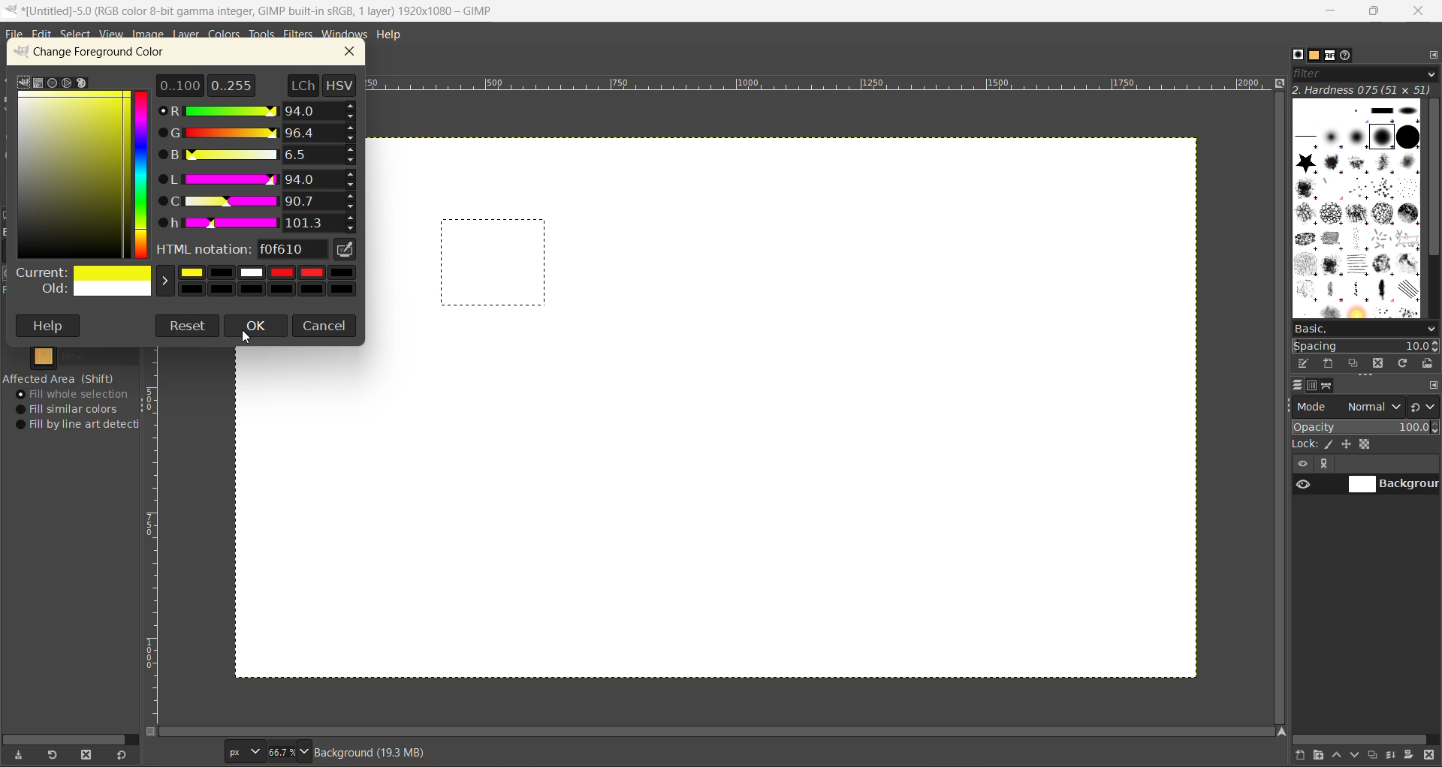  Describe the element at coordinates (342, 84) in the screenshot. I see `HSV` at that location.